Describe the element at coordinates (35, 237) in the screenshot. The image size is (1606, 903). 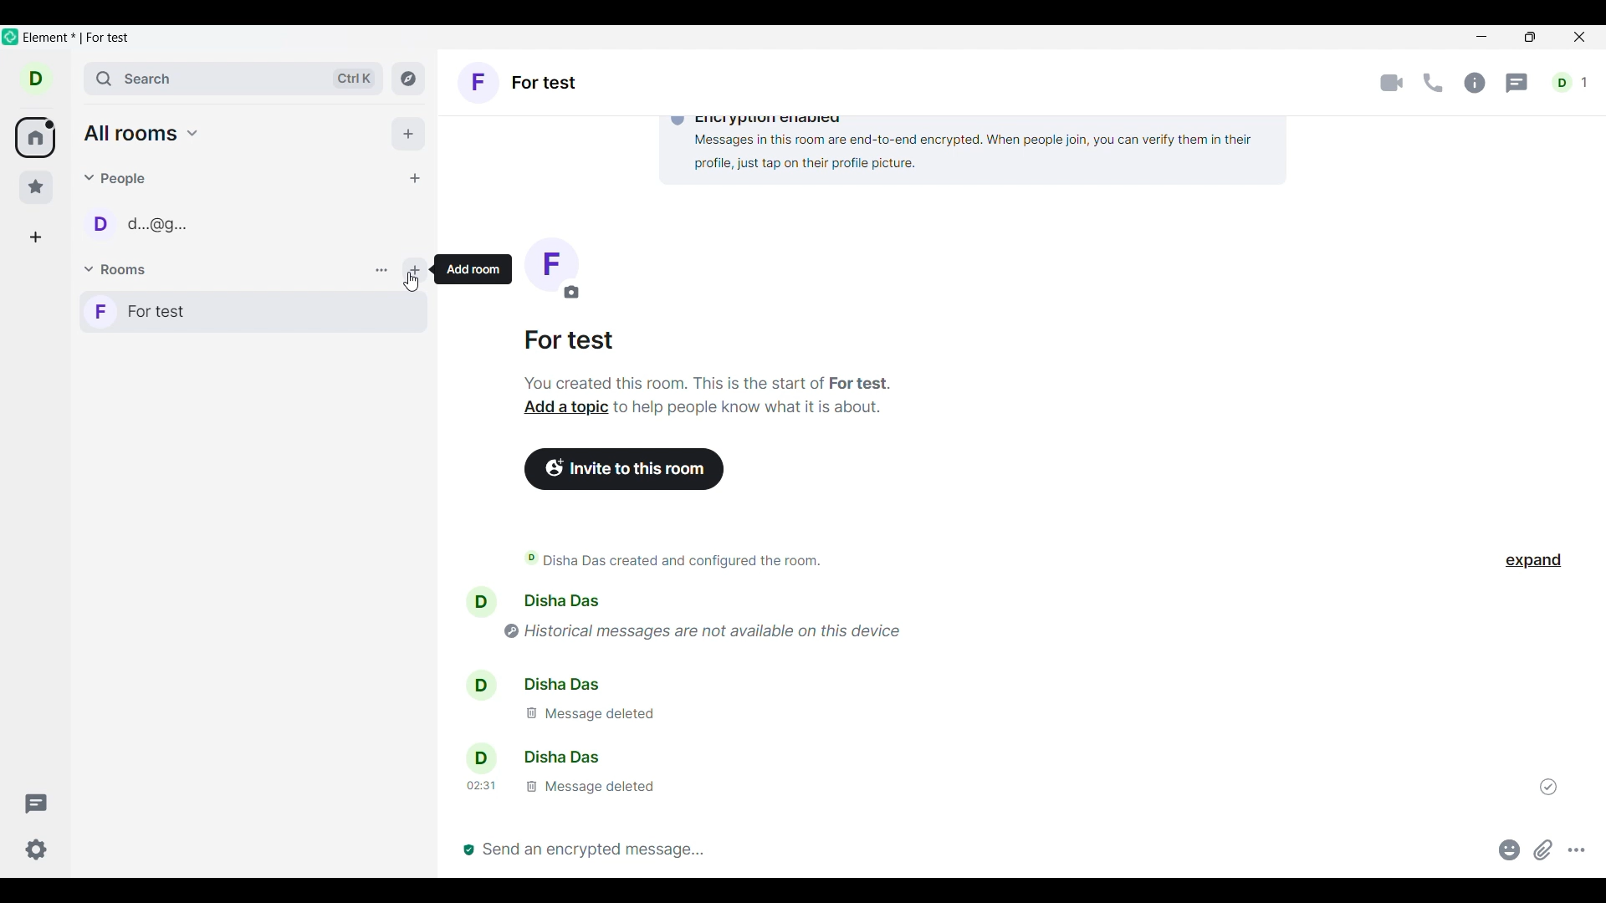
I see `Create a space` at that location.